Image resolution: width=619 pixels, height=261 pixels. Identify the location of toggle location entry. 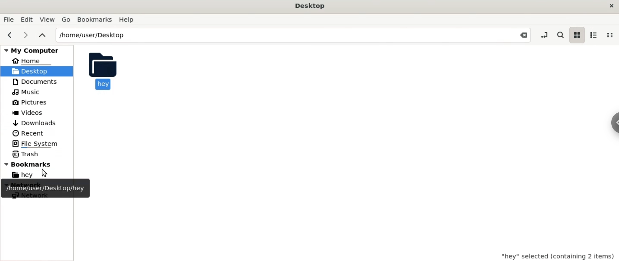
(543, 35).